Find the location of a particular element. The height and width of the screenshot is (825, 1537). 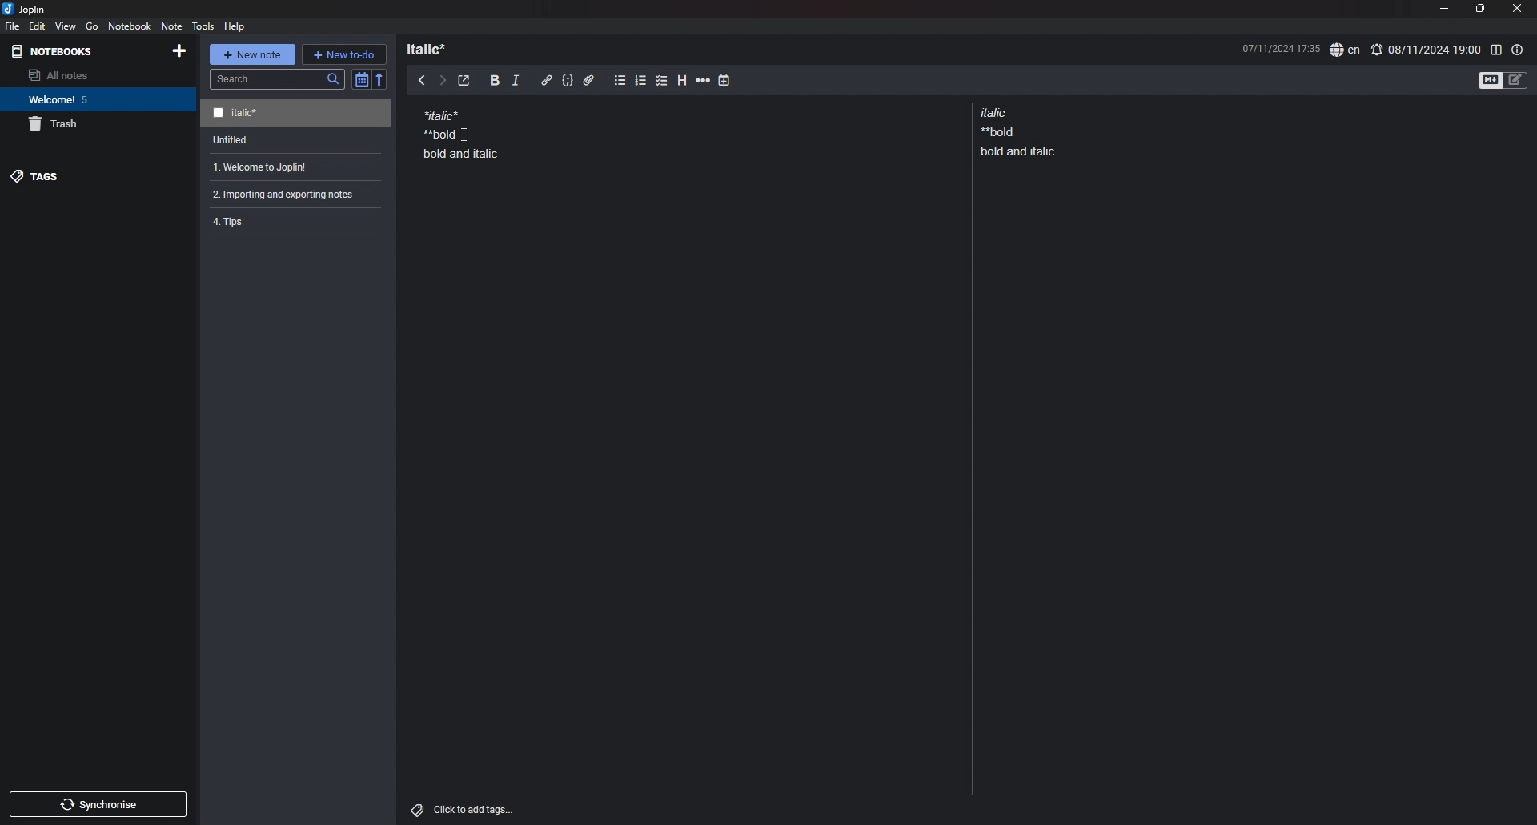

date and time is located at coordinates (1280, 47).